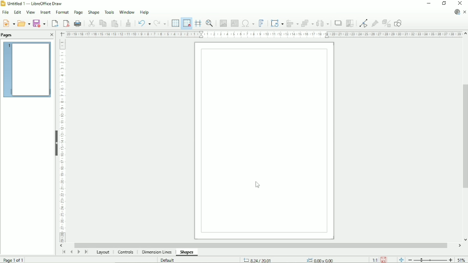 This screenshot has width=468, height=263. I want to click on Hide, so click(56, 142).